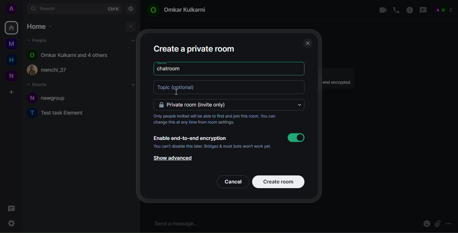 This screenshot has height=233, width=458. I want to click on N newgroup, so click(51, 98).